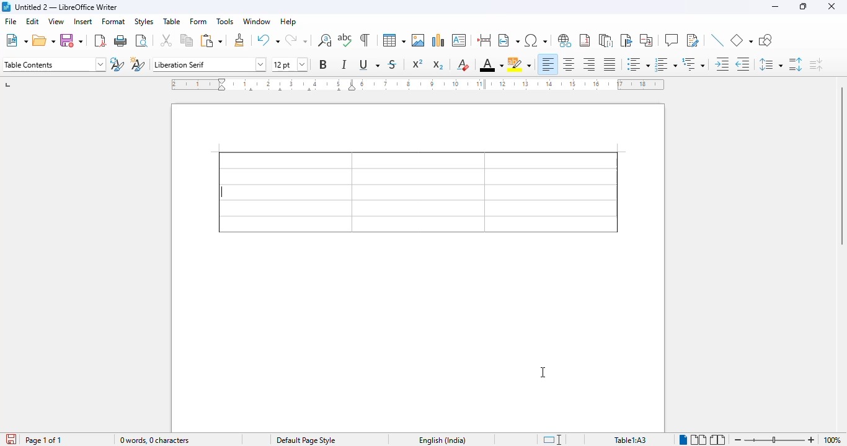 The width and height of the screenshot is (847, 446). Describe the element at coordinates (114, 21) in the screenshot. I see `format` at that location.